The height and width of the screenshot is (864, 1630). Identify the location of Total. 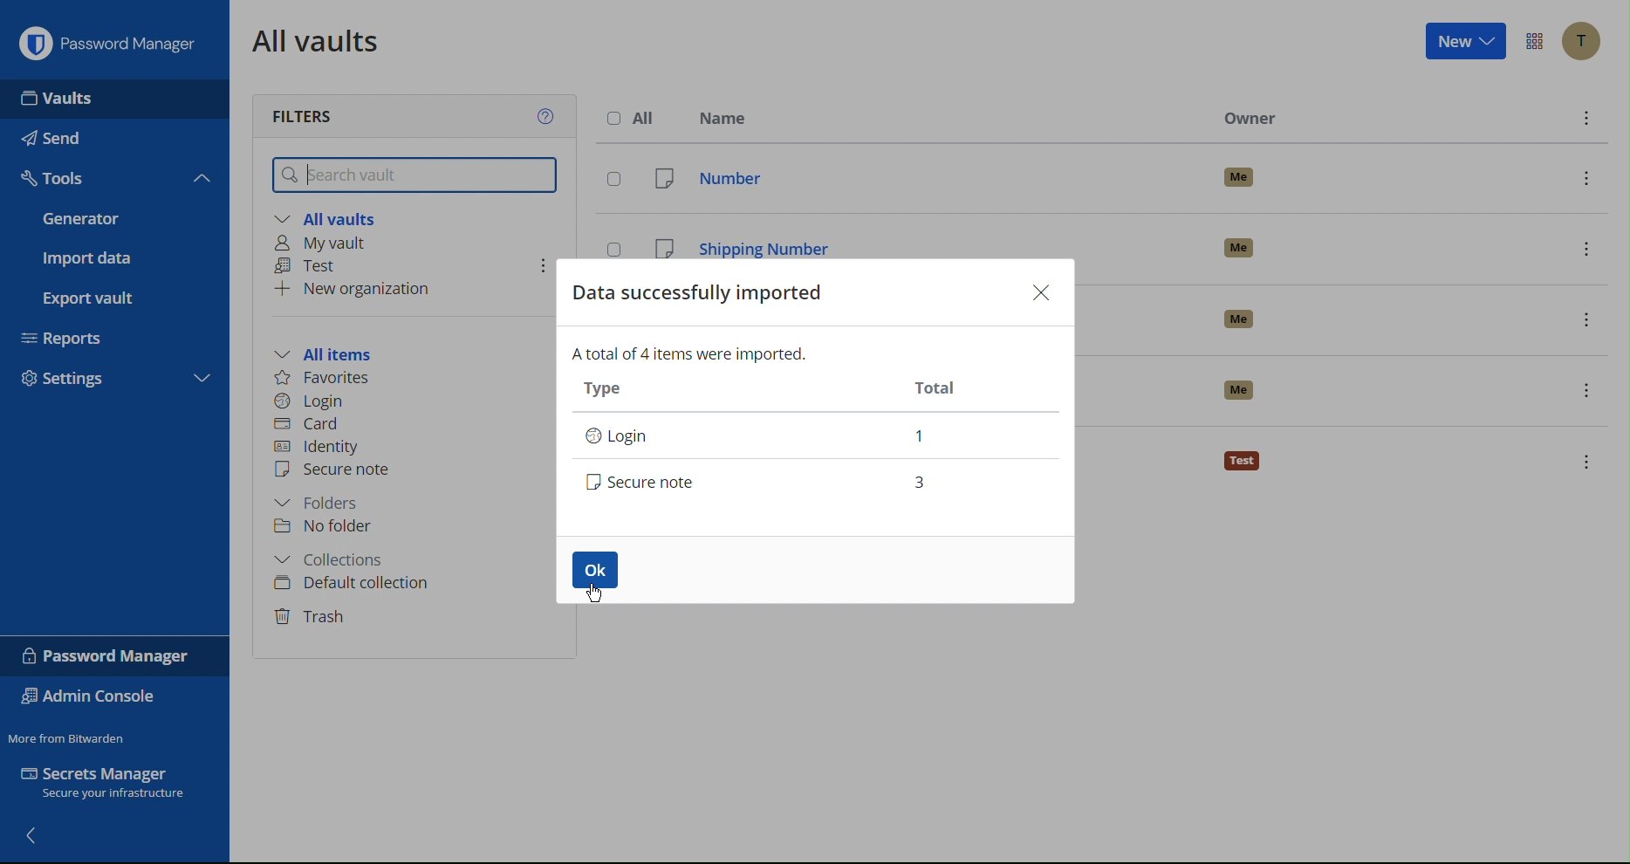
(939, 389).